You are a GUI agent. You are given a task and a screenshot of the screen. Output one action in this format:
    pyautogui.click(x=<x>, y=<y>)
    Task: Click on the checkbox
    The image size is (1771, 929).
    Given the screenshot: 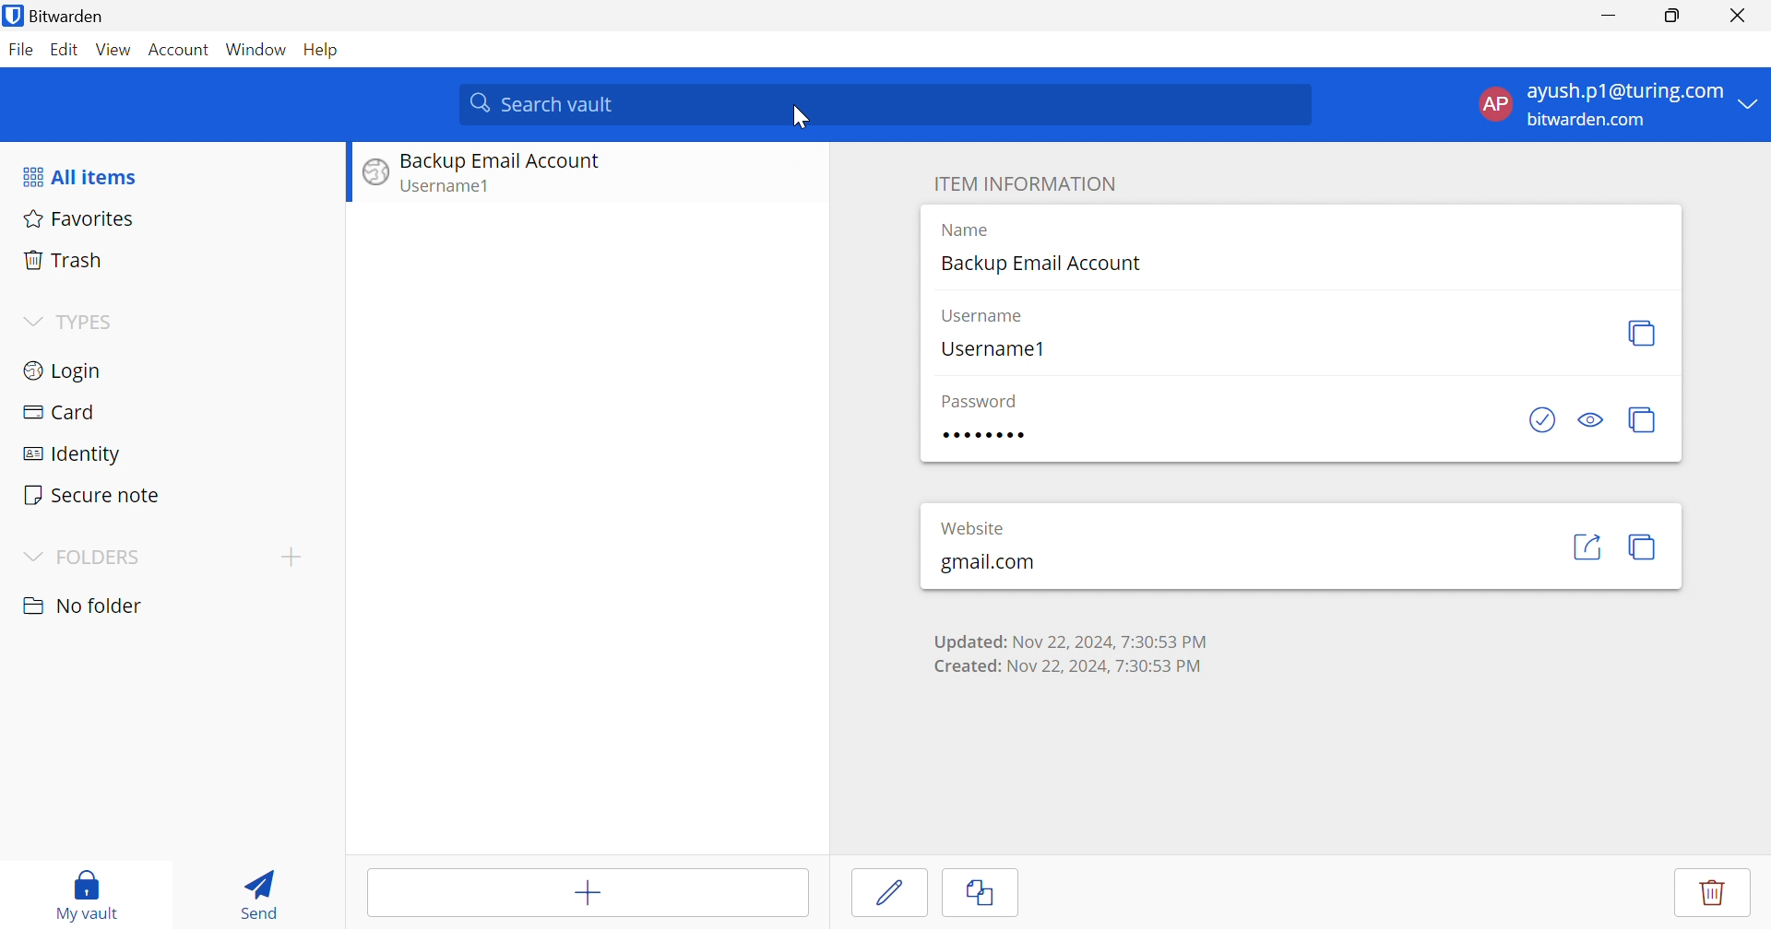 What is the action you would take?
    pyautogui.click(x=1544, y=422)
    